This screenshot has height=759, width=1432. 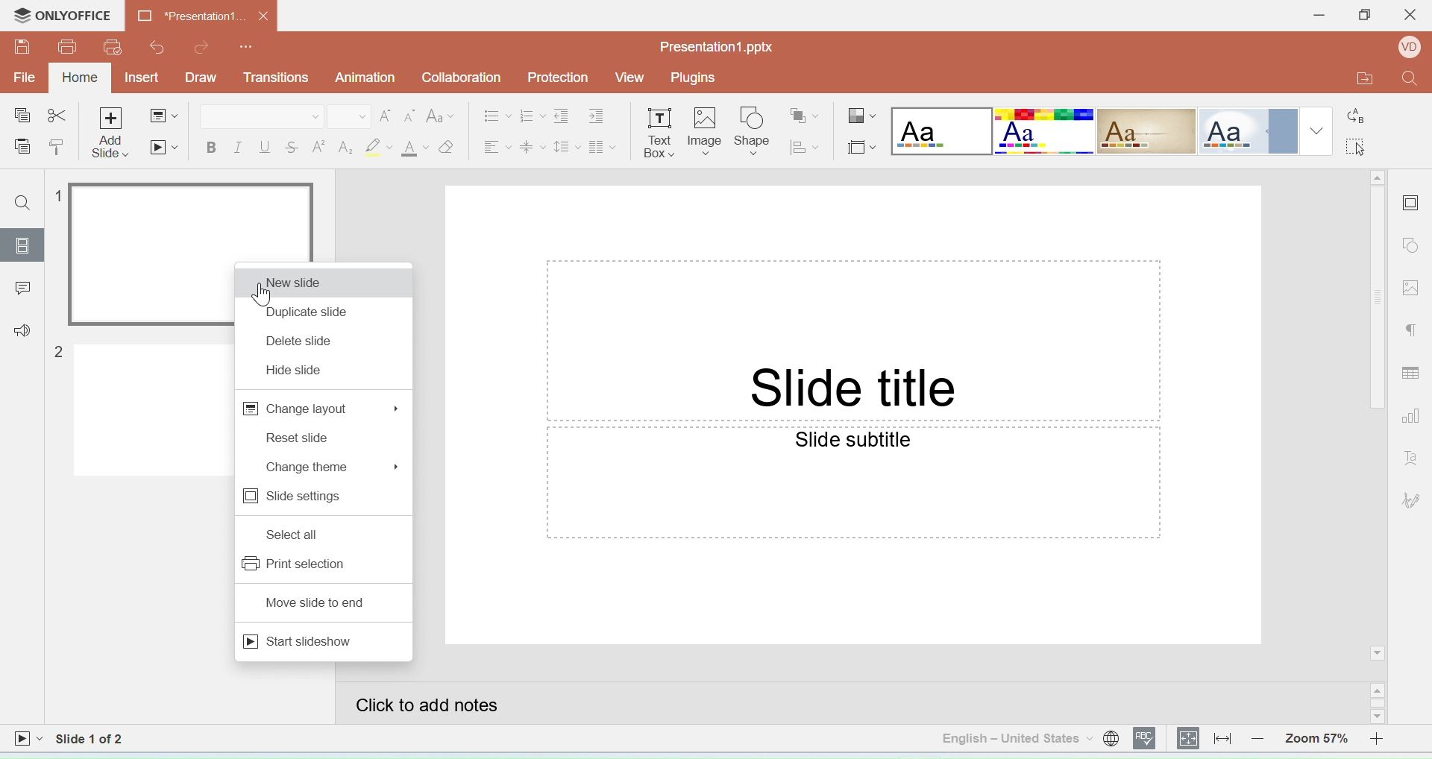 What do you see at coordinates (467, 80) in the screenshot?
I see `Collaboration` at bounding box center [467, 80].